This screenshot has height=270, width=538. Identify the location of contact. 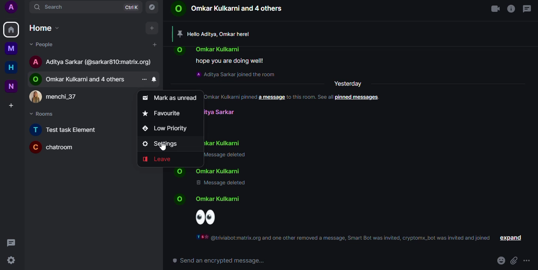
(80, 79).